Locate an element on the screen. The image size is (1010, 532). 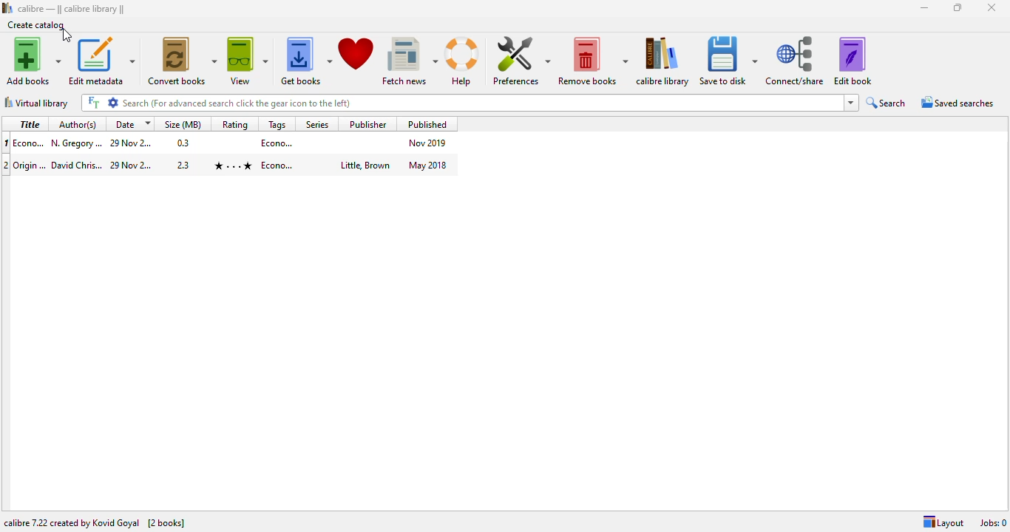
size(MB) is located at coordinates (183, 125).